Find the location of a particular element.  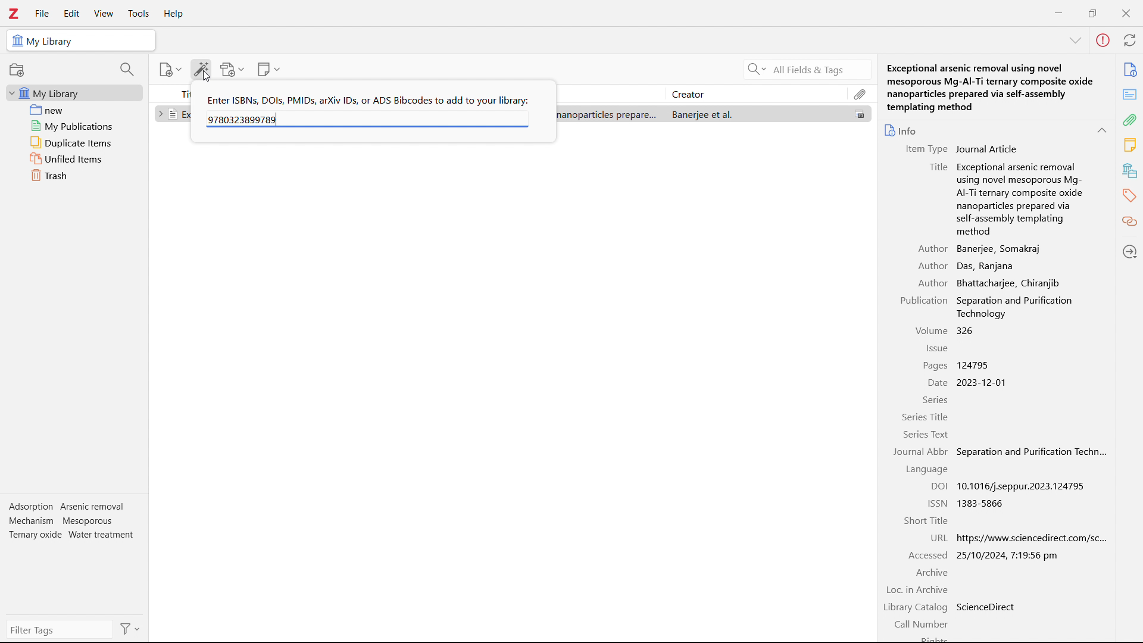

Das, Ranjana is located at coordinates (988, 266).